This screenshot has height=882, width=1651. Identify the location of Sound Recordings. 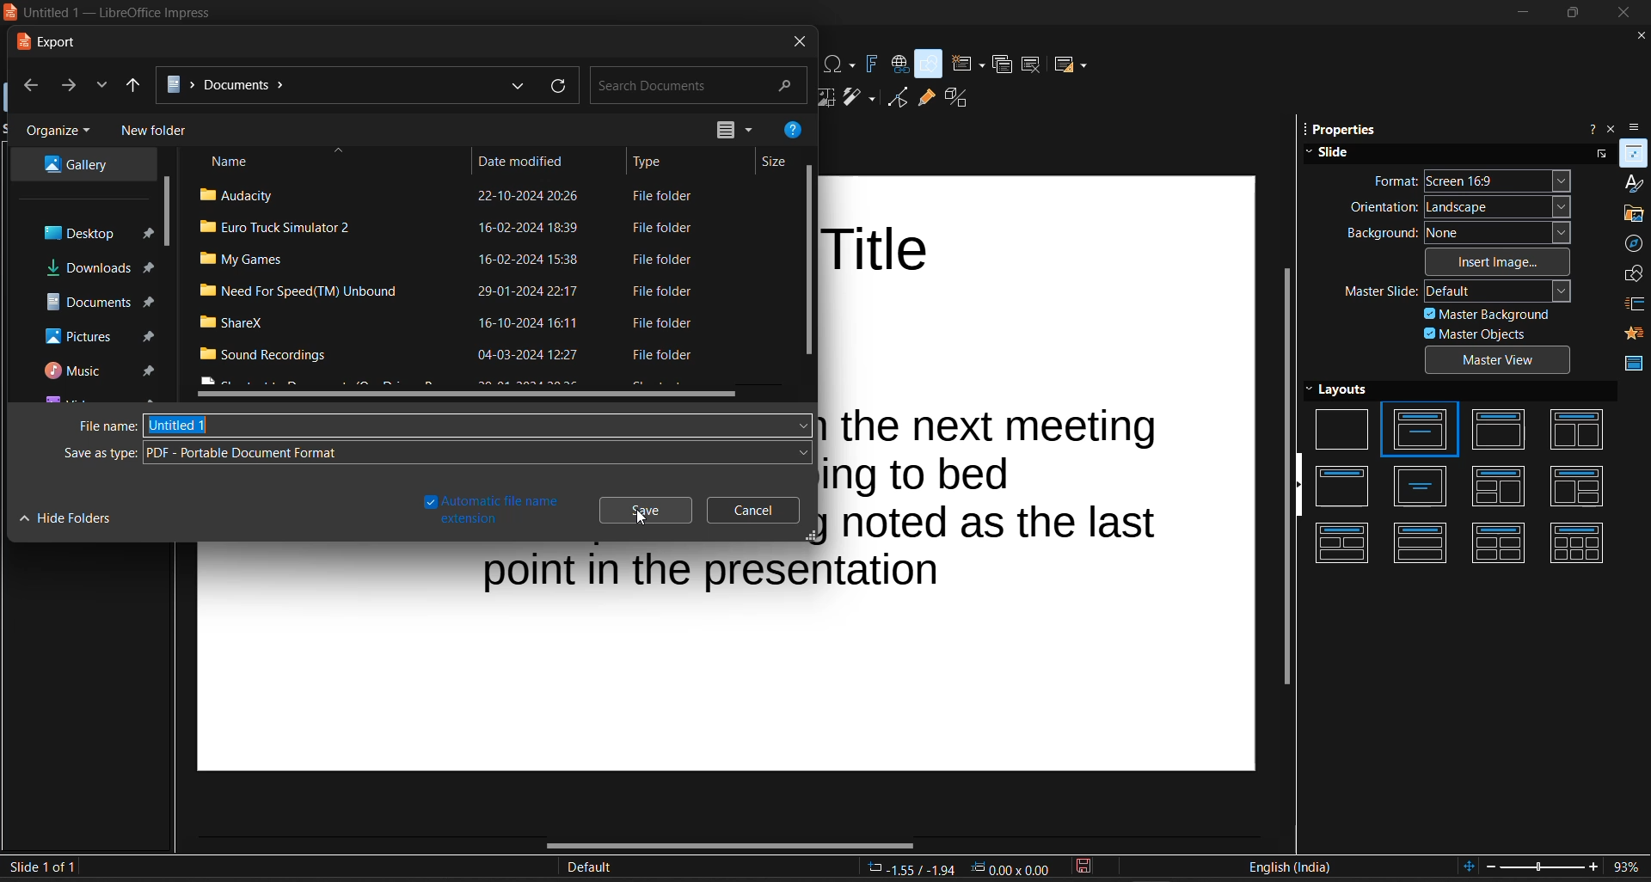
(276, 358).